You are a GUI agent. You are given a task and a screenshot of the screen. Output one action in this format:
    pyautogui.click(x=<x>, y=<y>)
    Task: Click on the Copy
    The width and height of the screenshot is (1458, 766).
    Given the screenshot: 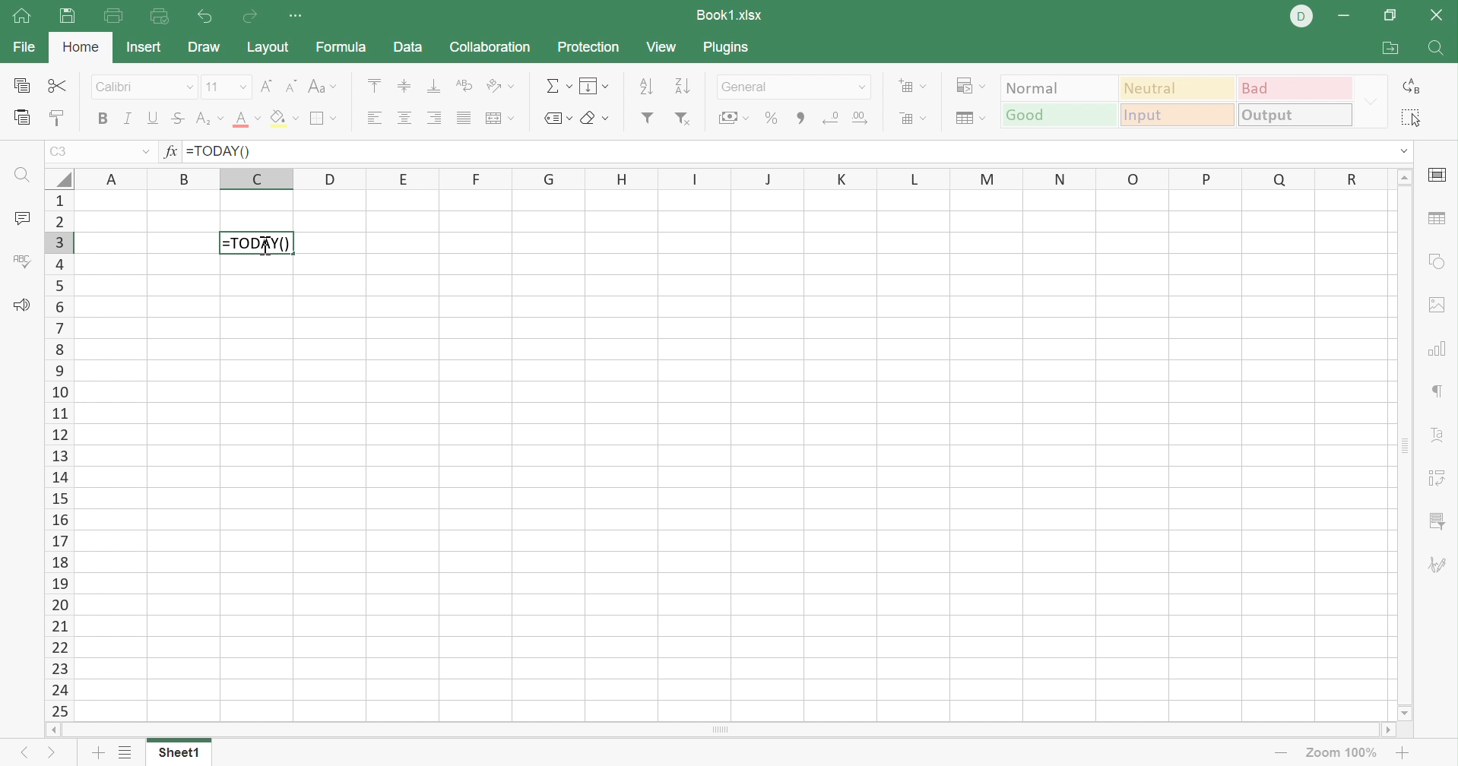 What is the action you would take?
    pyautogui.click(x=24, y=85)
    